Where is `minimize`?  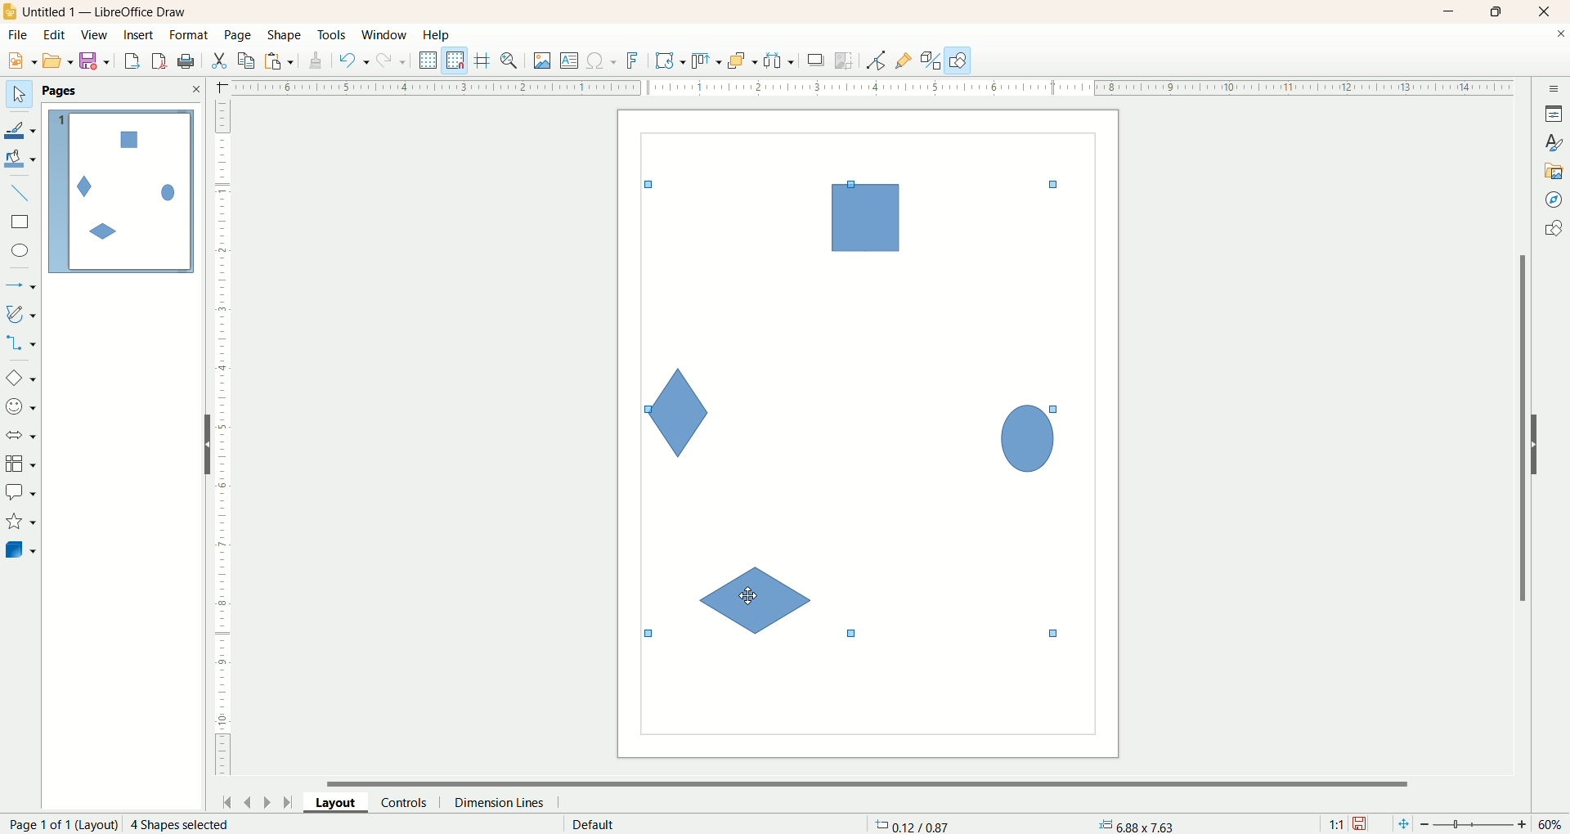 minimize is located at coordinates (1450, 11).